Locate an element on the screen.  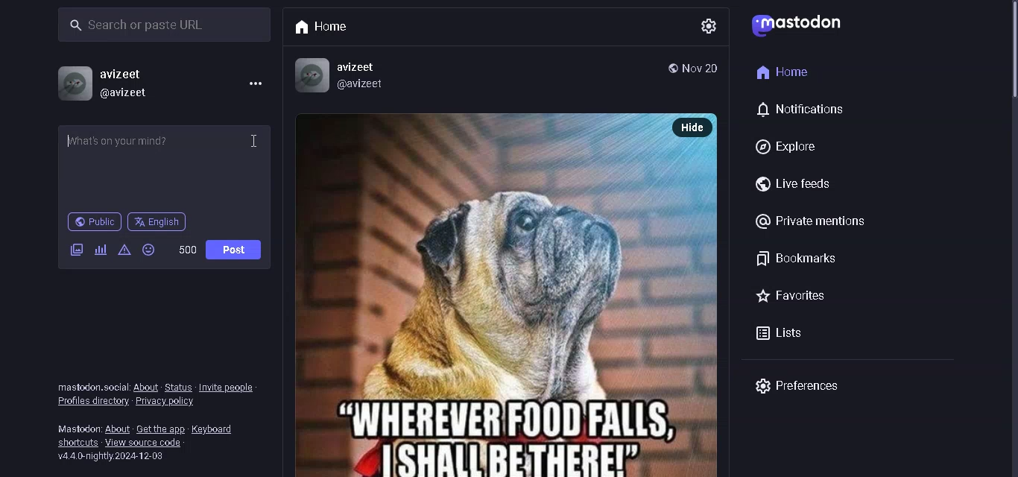
emojis is located at coordinates (147, 249).